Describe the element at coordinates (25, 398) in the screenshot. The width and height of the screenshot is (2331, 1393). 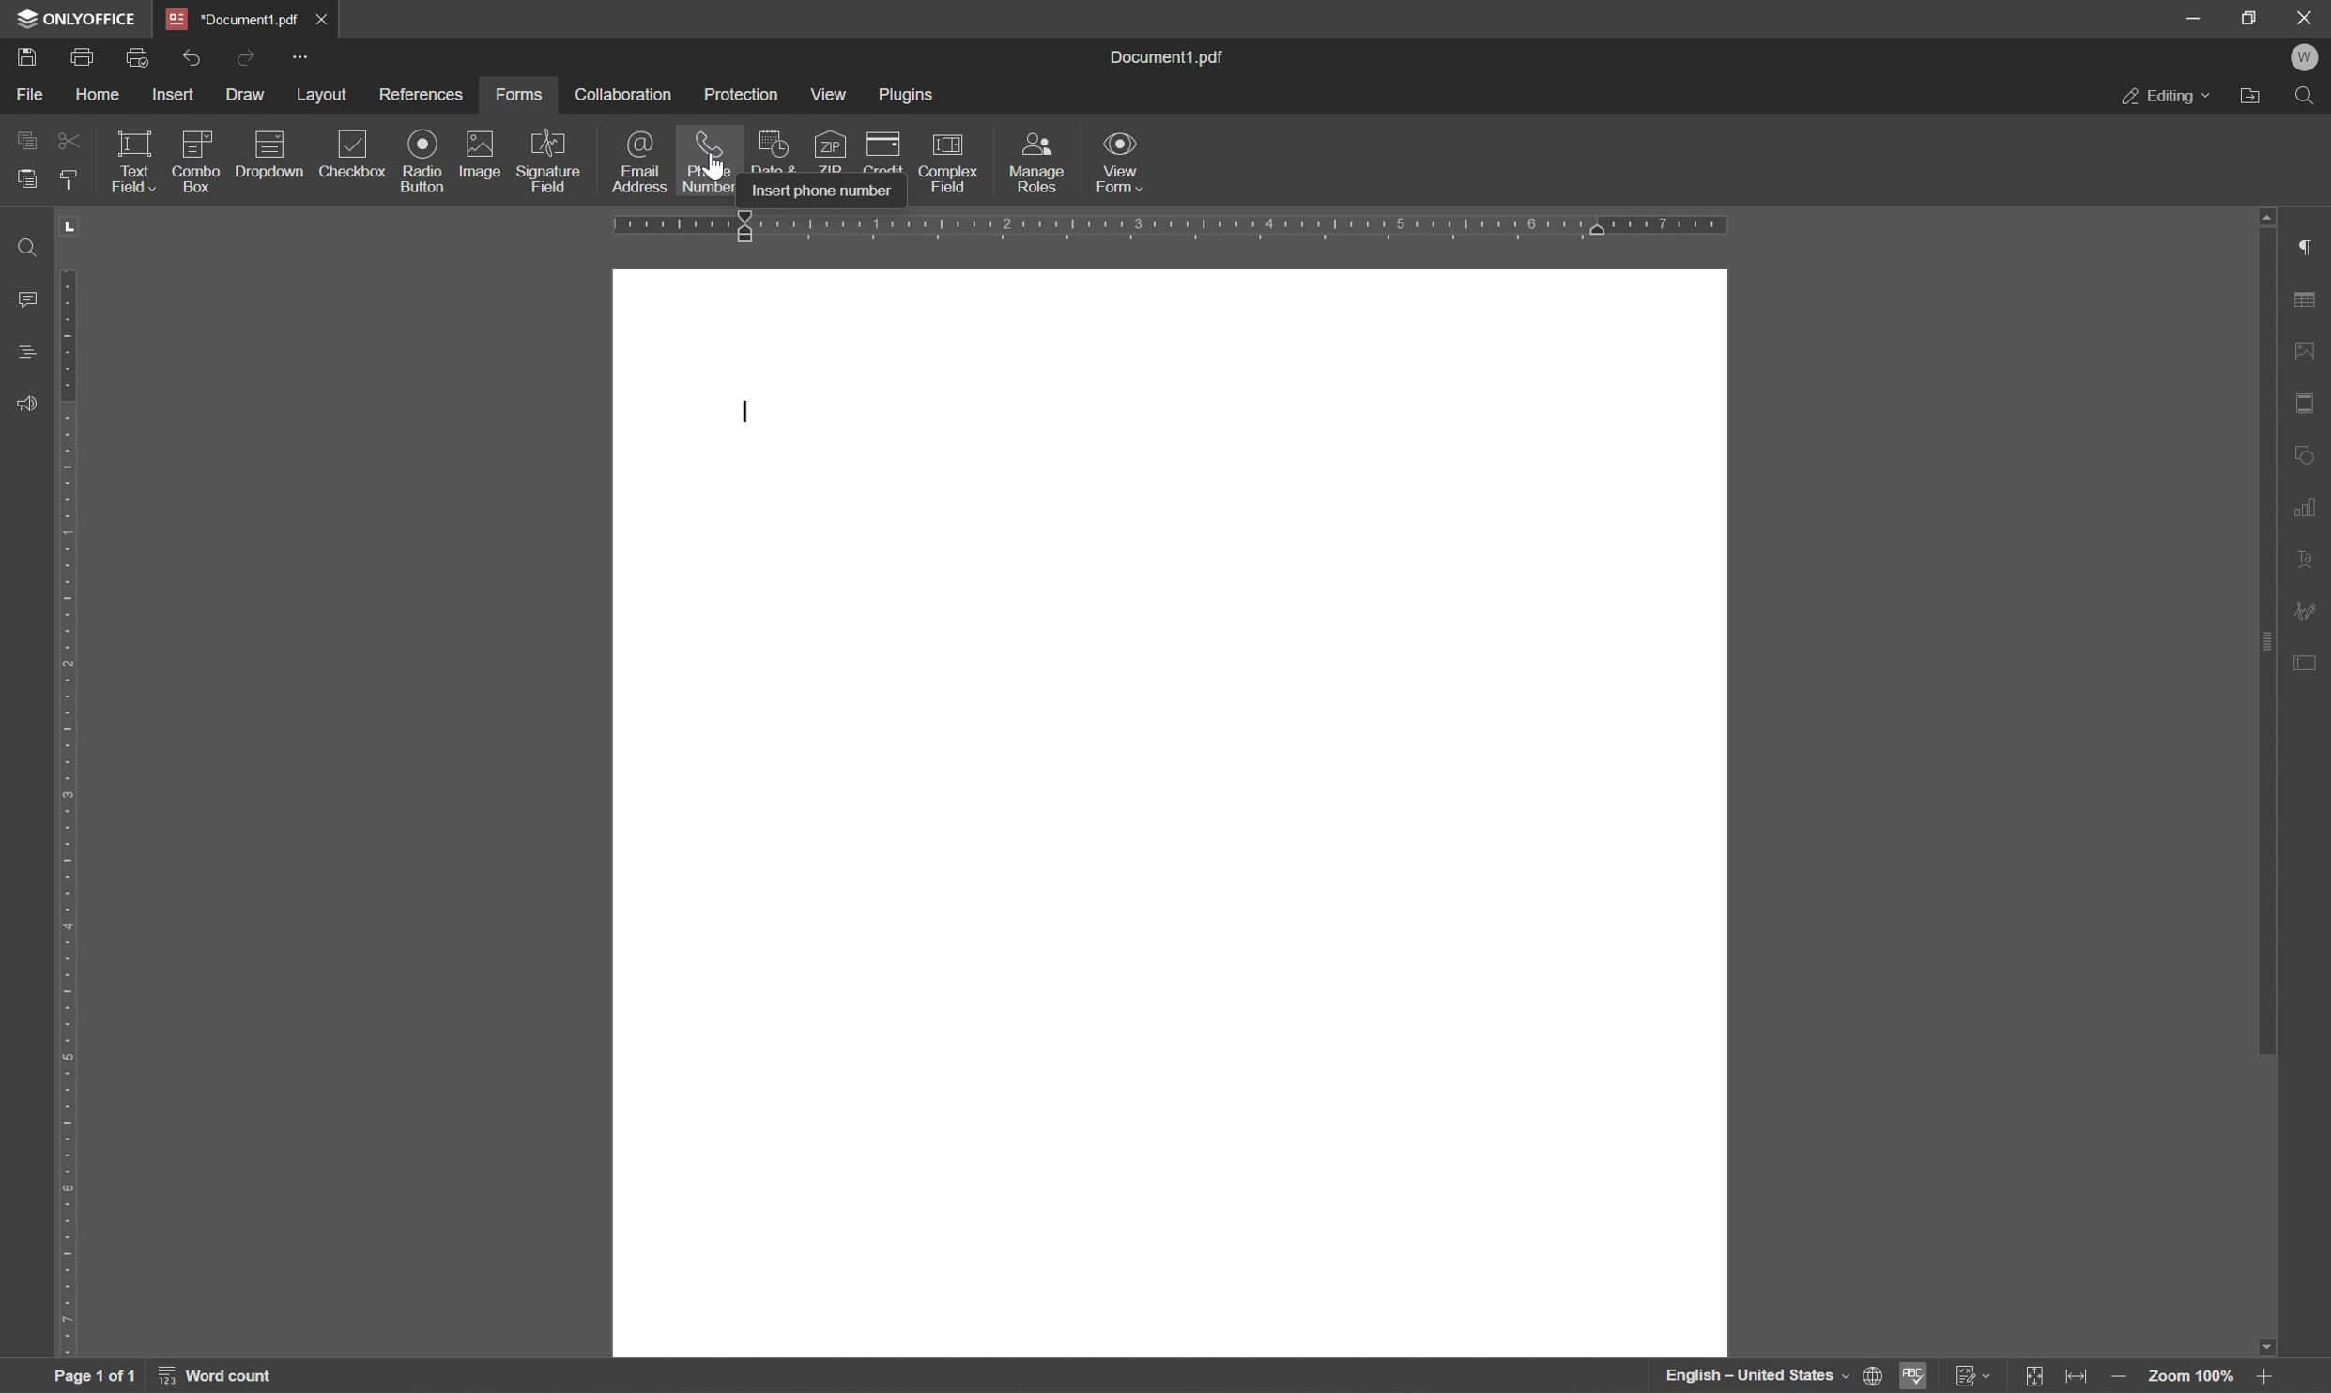
I see `feedback and support` at that location.